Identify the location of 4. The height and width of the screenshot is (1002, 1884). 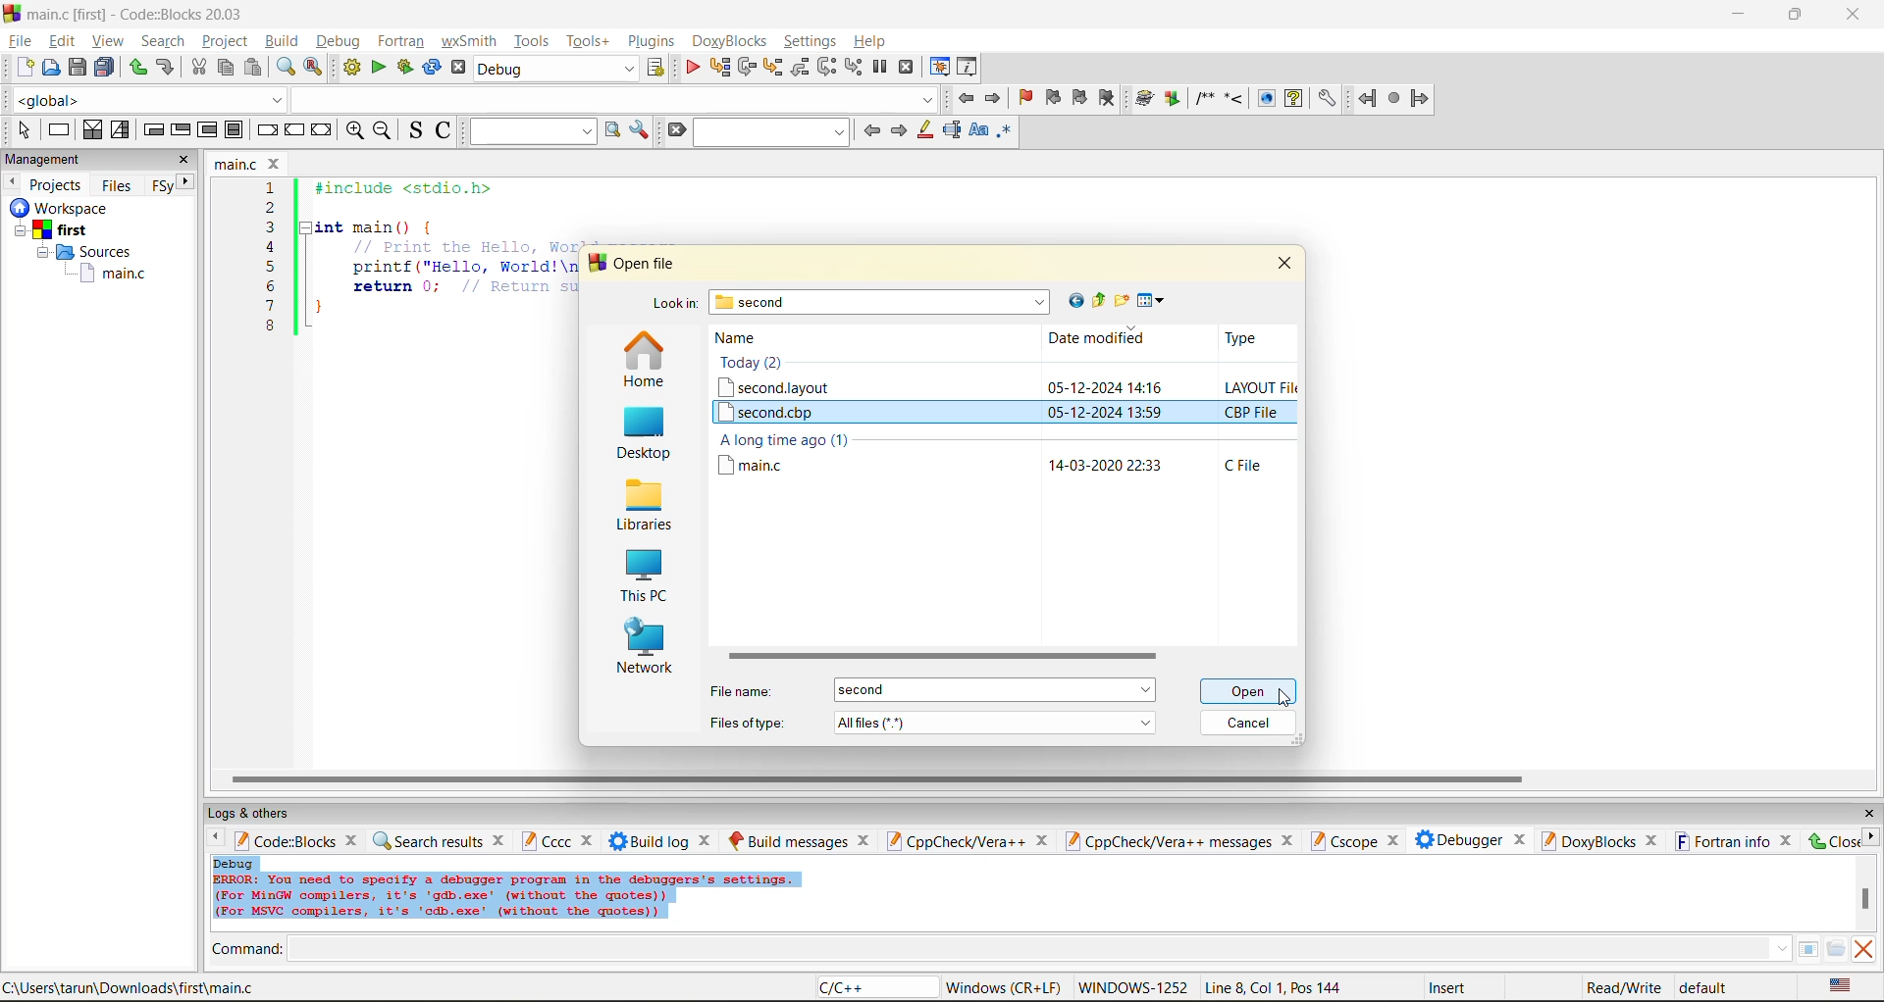
(271, 247).